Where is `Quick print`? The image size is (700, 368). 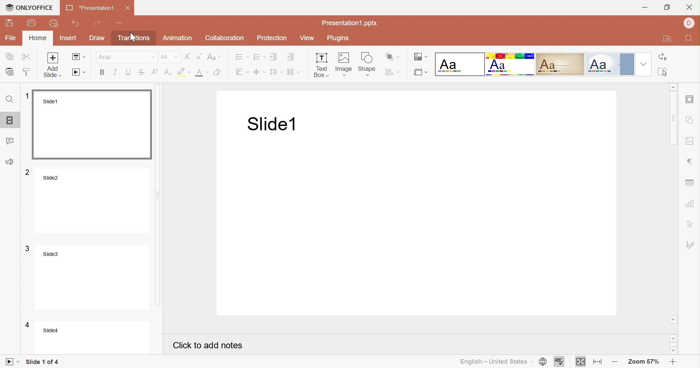
Quick print is located at coordinates (55, 24).